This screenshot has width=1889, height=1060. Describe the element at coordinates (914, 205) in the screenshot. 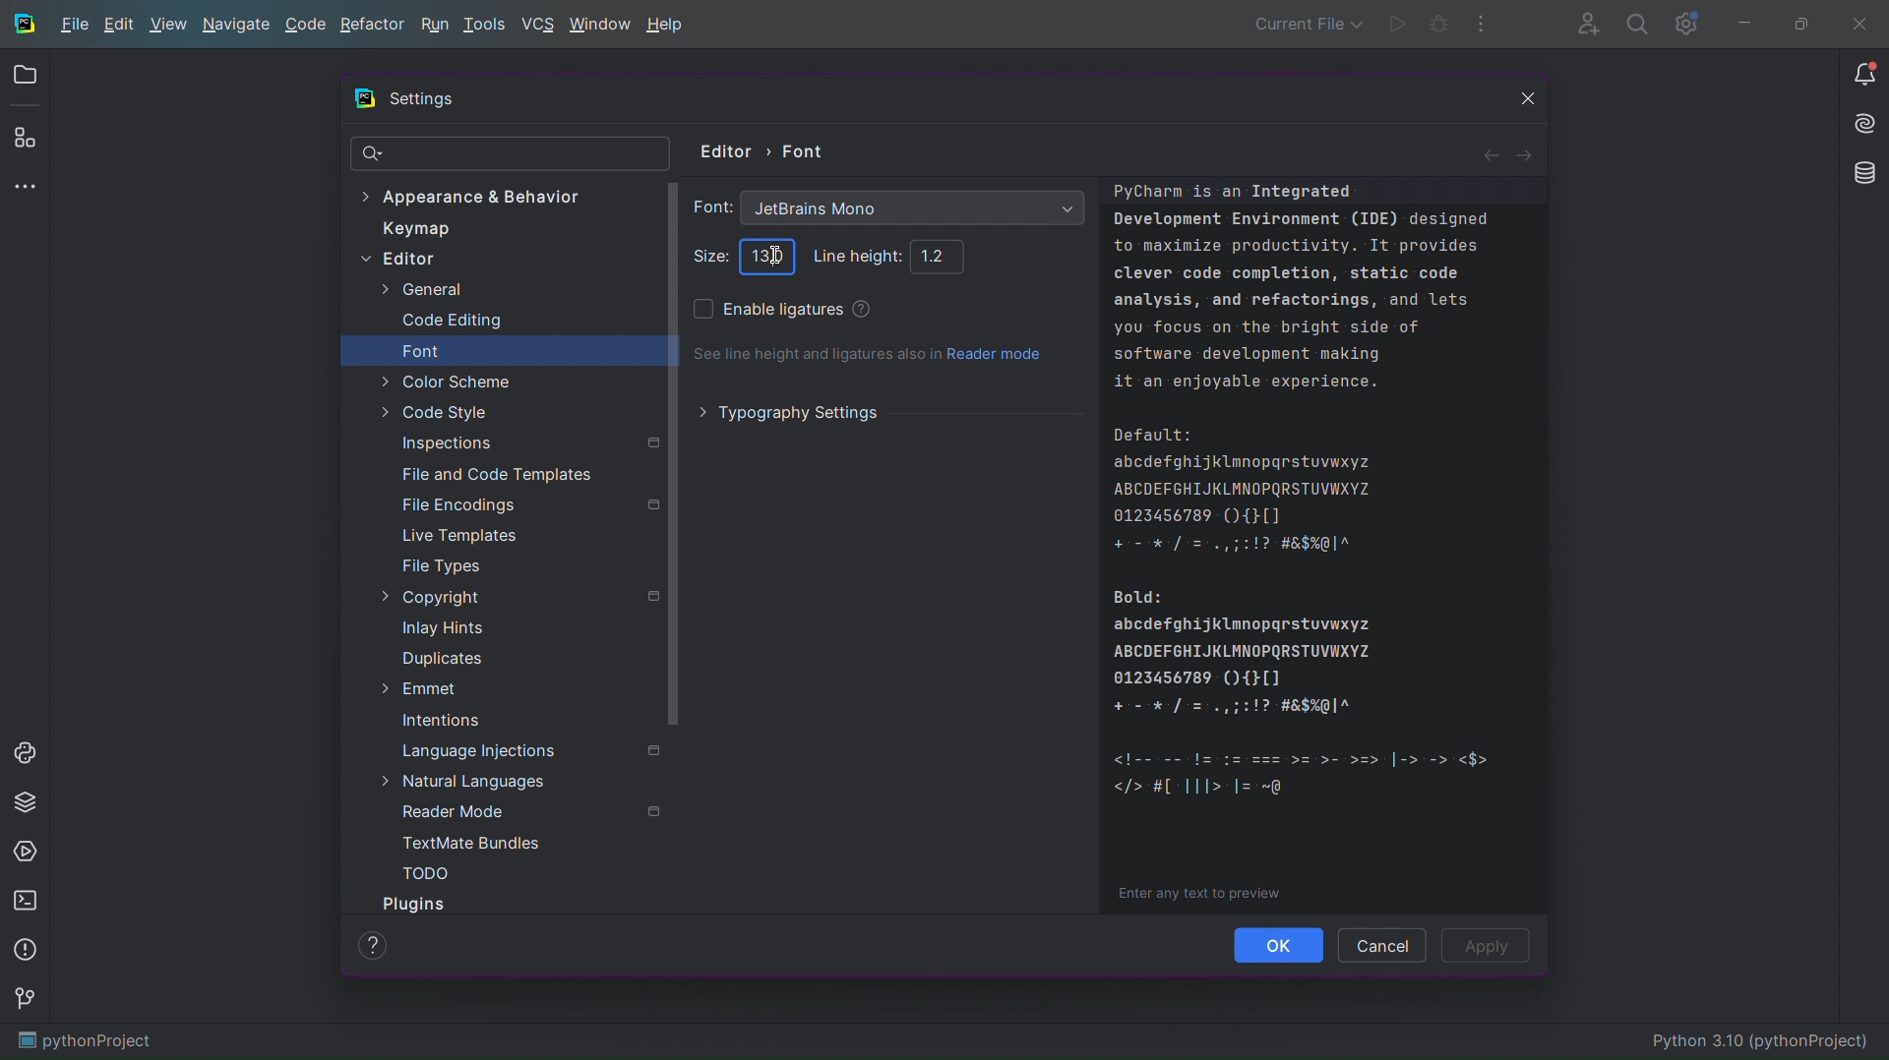

I see `Font: JetBrains Mono` at that location.